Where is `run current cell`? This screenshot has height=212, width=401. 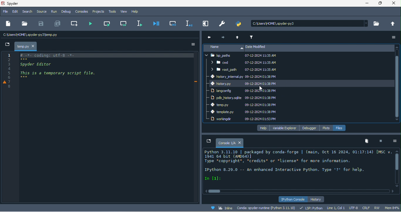
run current cell is located at coordinates (107, 23).